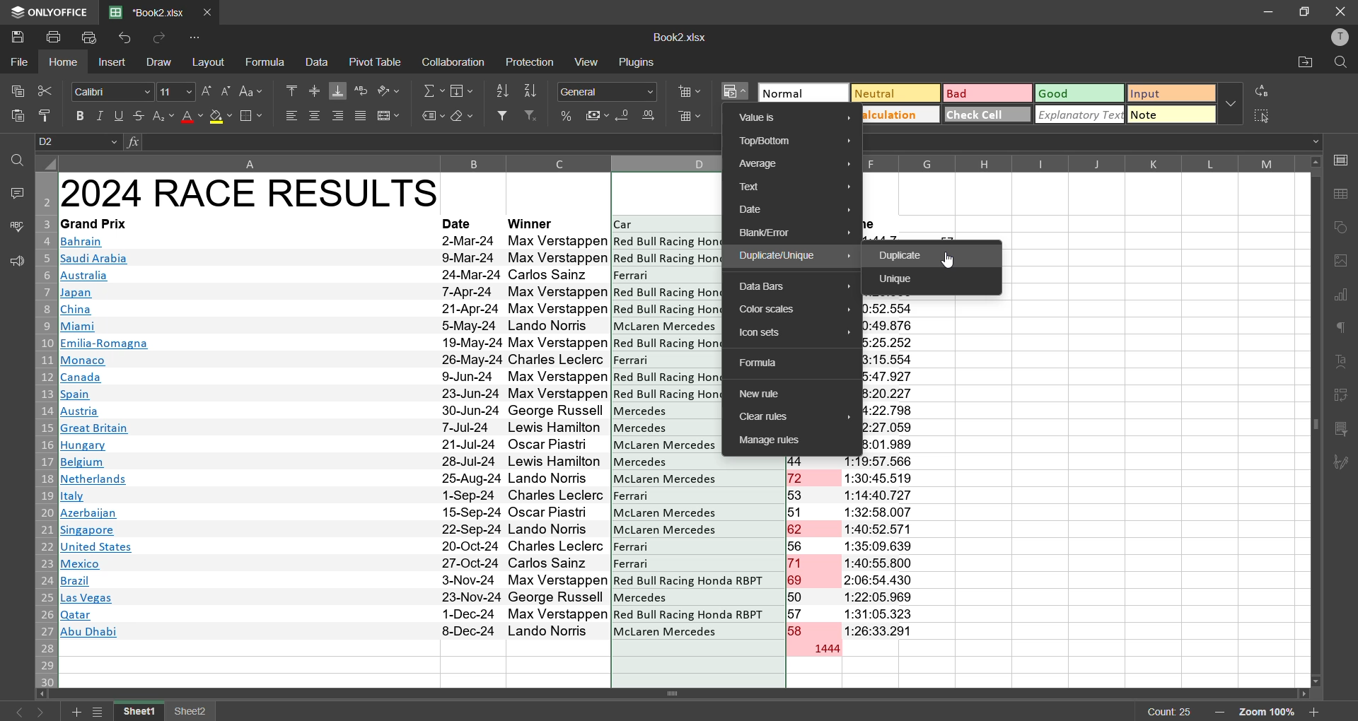 The image size is (1358, 721). What do you see at coordinates (120, 115) in the screenshot?
I see `underline` at bounding box center [120, 115].